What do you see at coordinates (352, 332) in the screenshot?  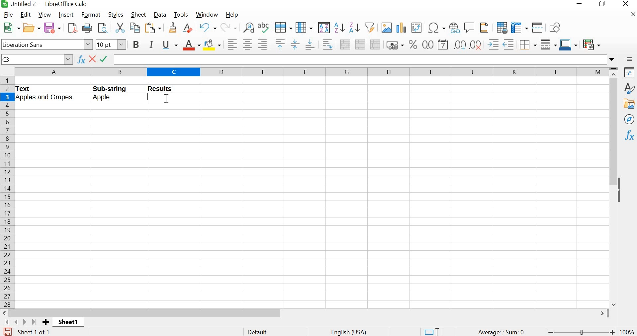 I see `text language` at bounding box center [352, 332].